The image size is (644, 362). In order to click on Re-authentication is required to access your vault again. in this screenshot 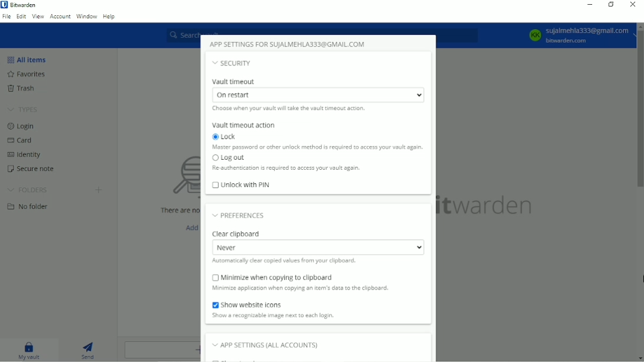, I will do `click(285, 169)`.